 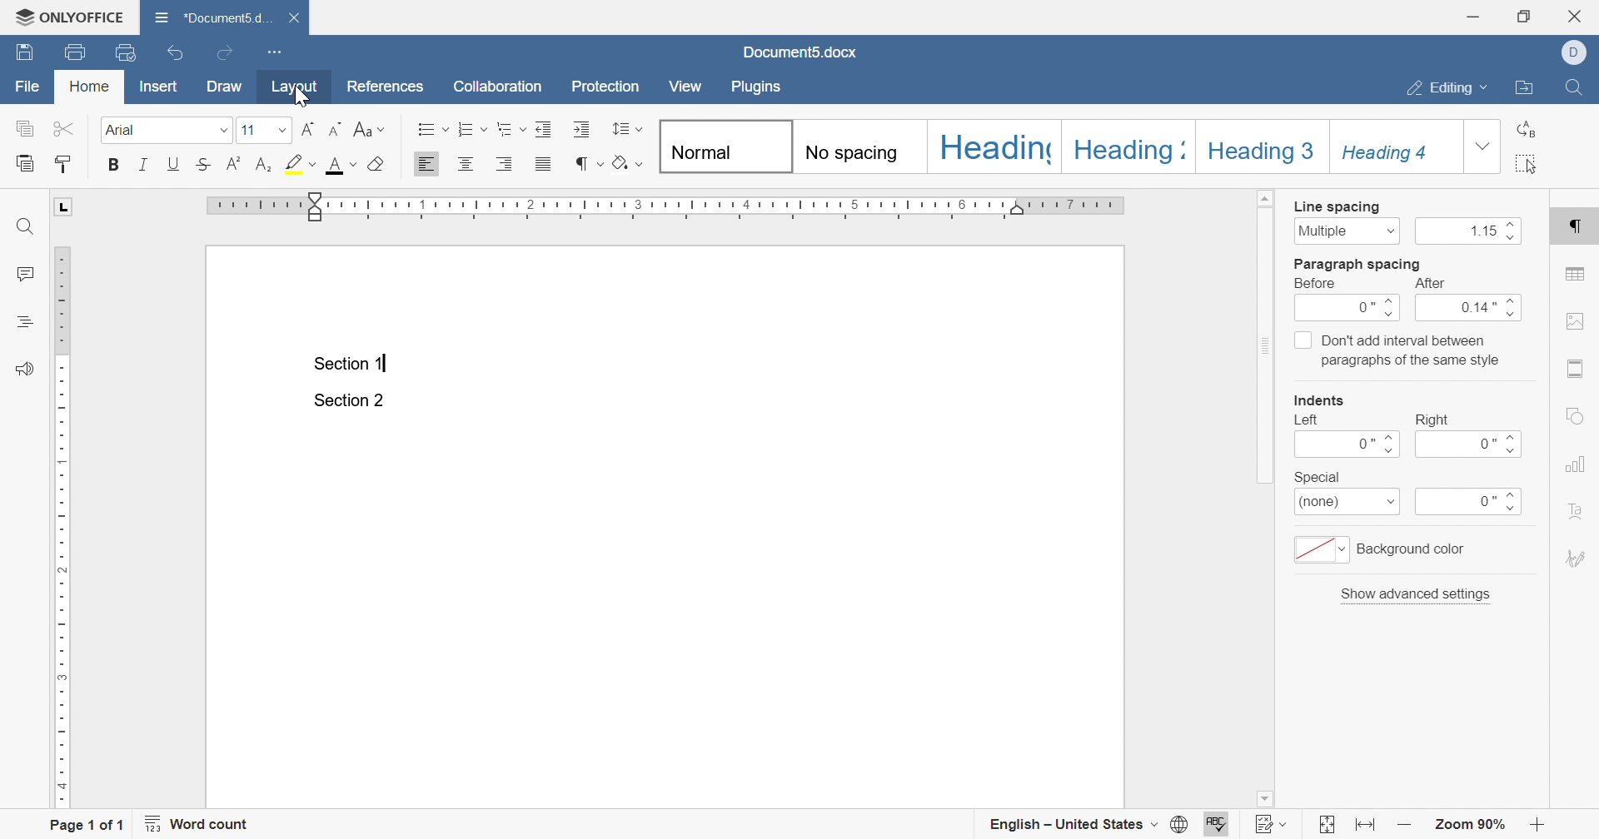 What do you see at coordinates (1327, 825) in the screenshot?
I see `fit to slide` at bounding box center [1327, 825].